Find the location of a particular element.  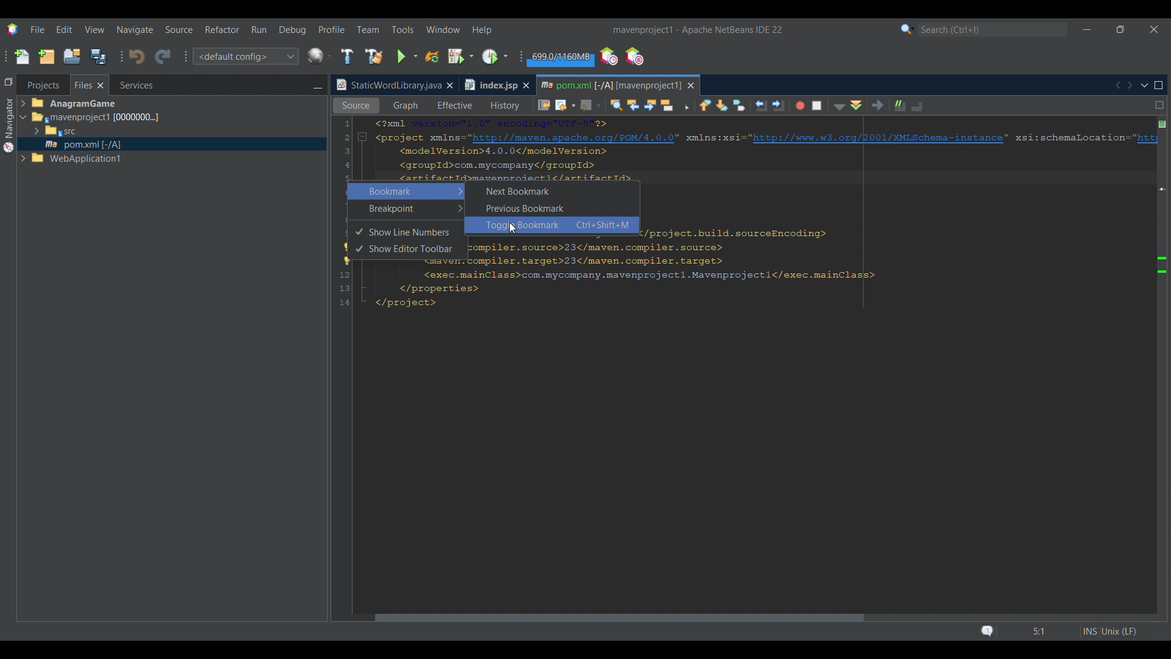

Toggle bookmark is located at coordinates (739, 105).